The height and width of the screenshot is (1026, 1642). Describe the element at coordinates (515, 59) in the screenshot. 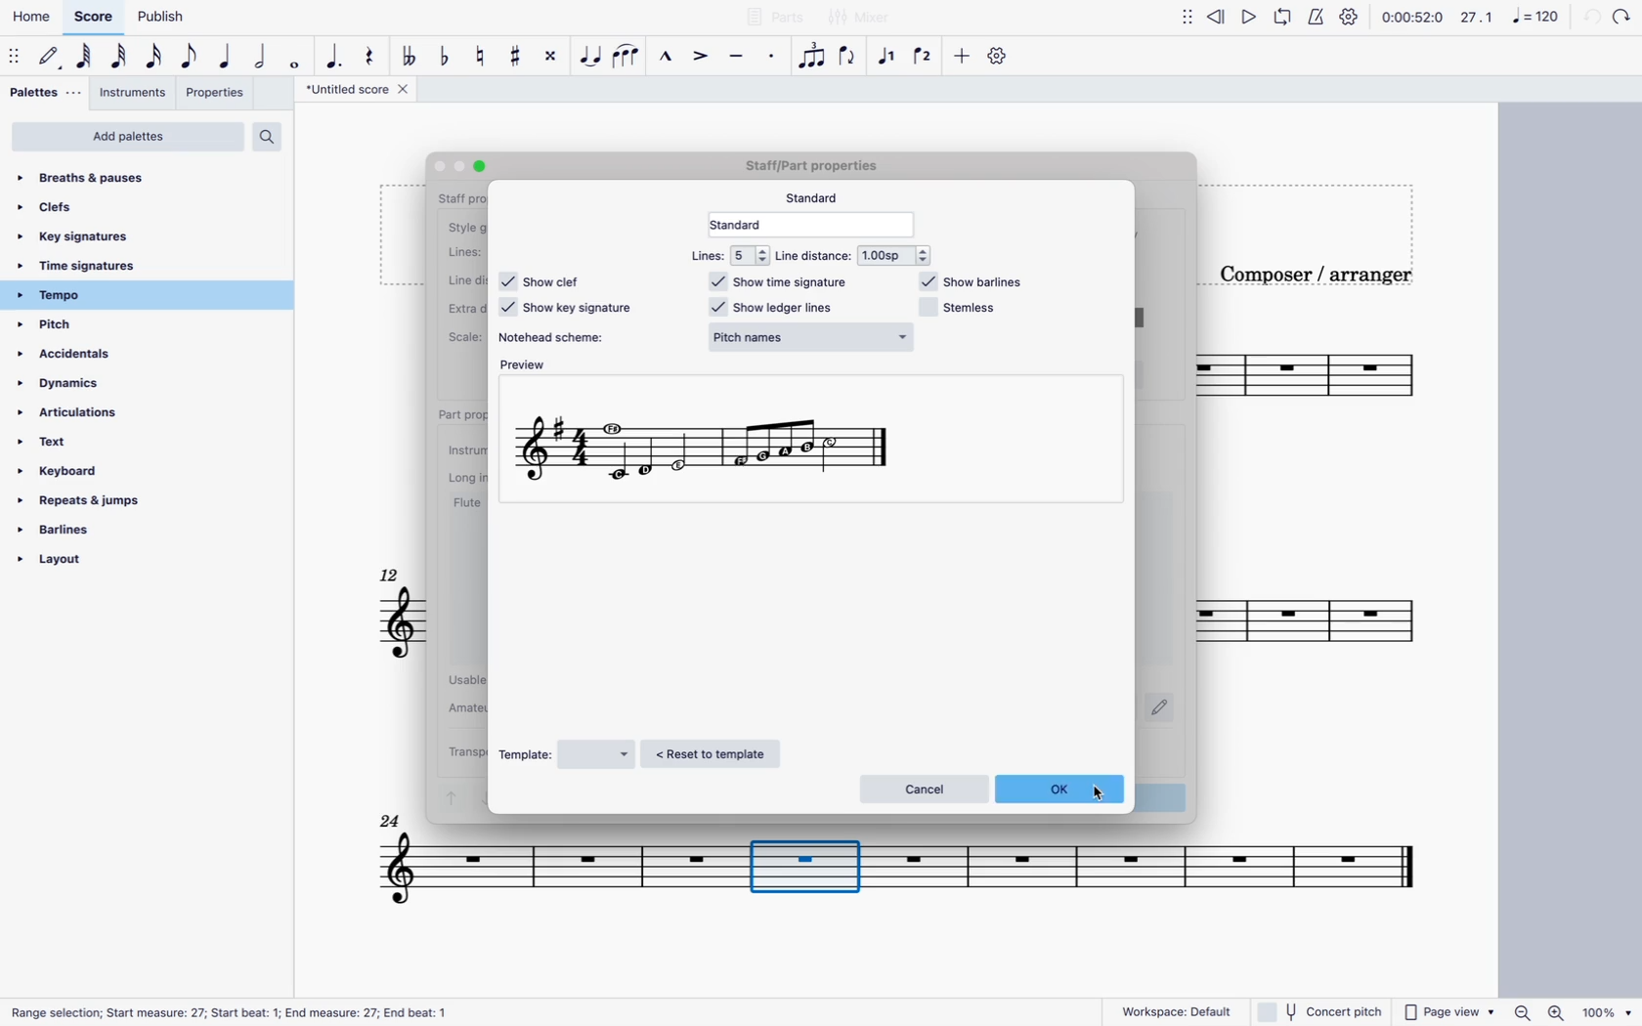

I see `toggle sharp` at that location.